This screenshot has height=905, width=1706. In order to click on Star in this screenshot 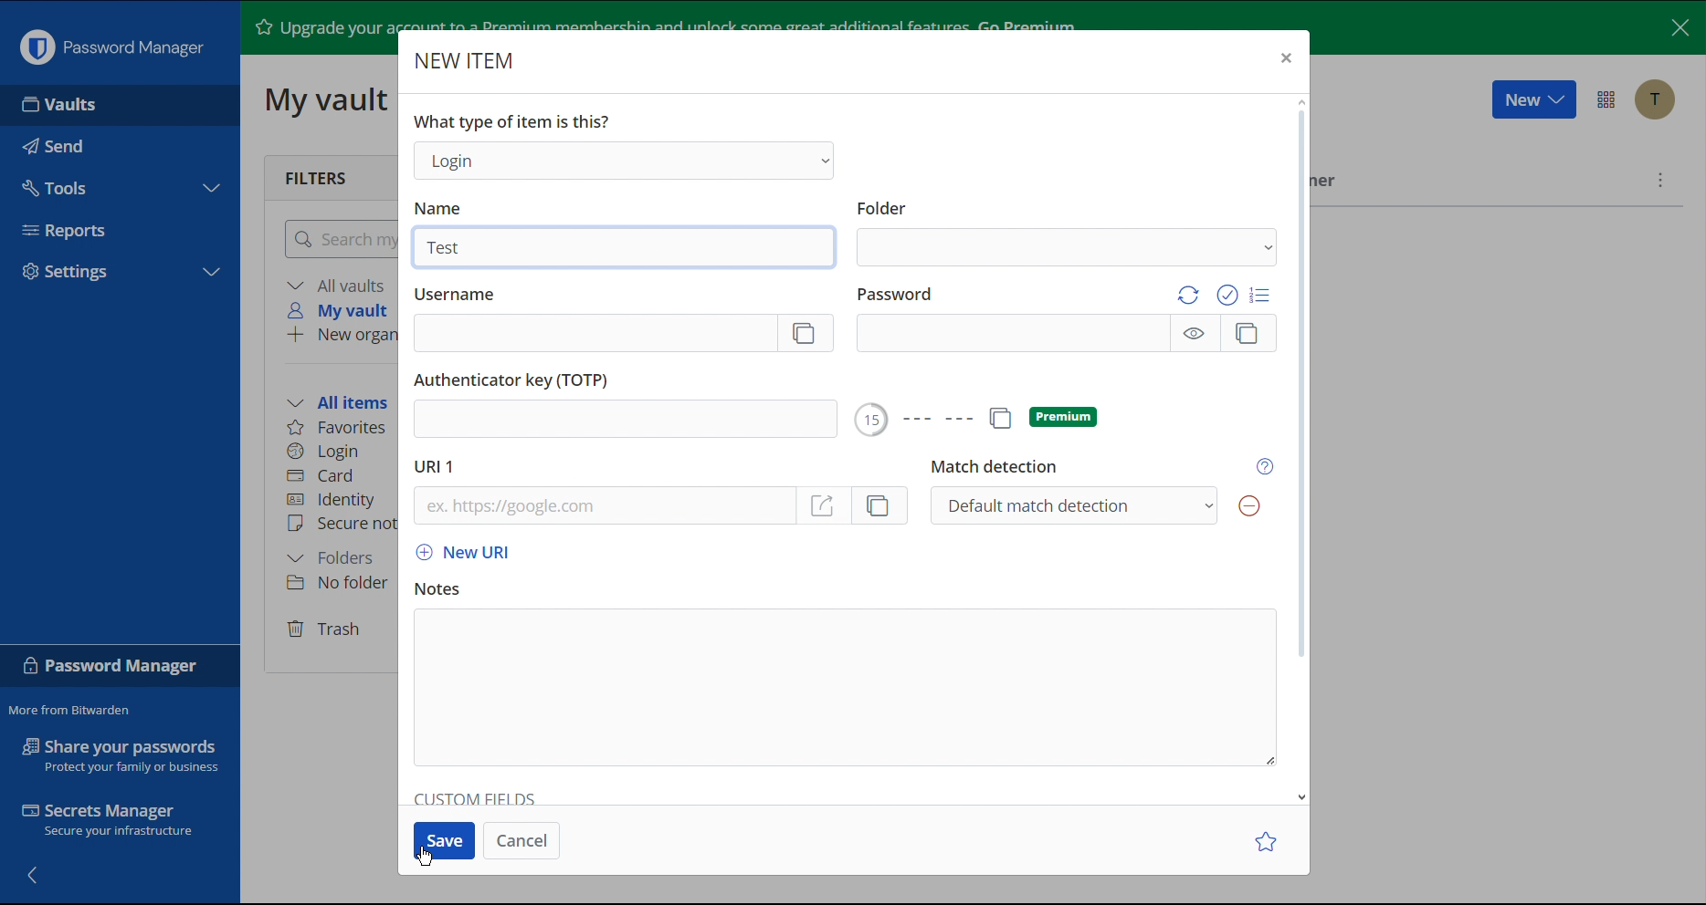, I will do `click(1268, 839)`.